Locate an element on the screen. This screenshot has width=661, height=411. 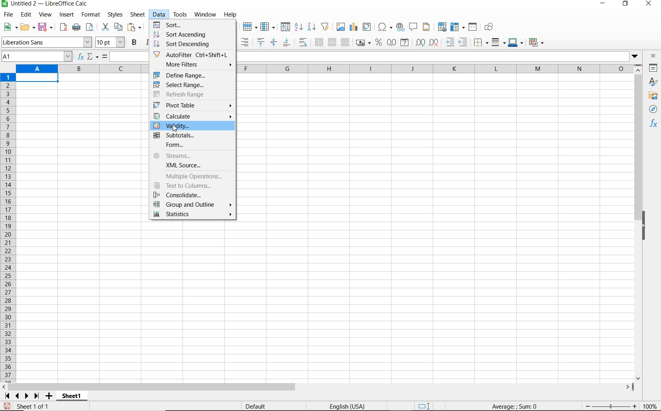
align top is located at coordinates (260, 43).